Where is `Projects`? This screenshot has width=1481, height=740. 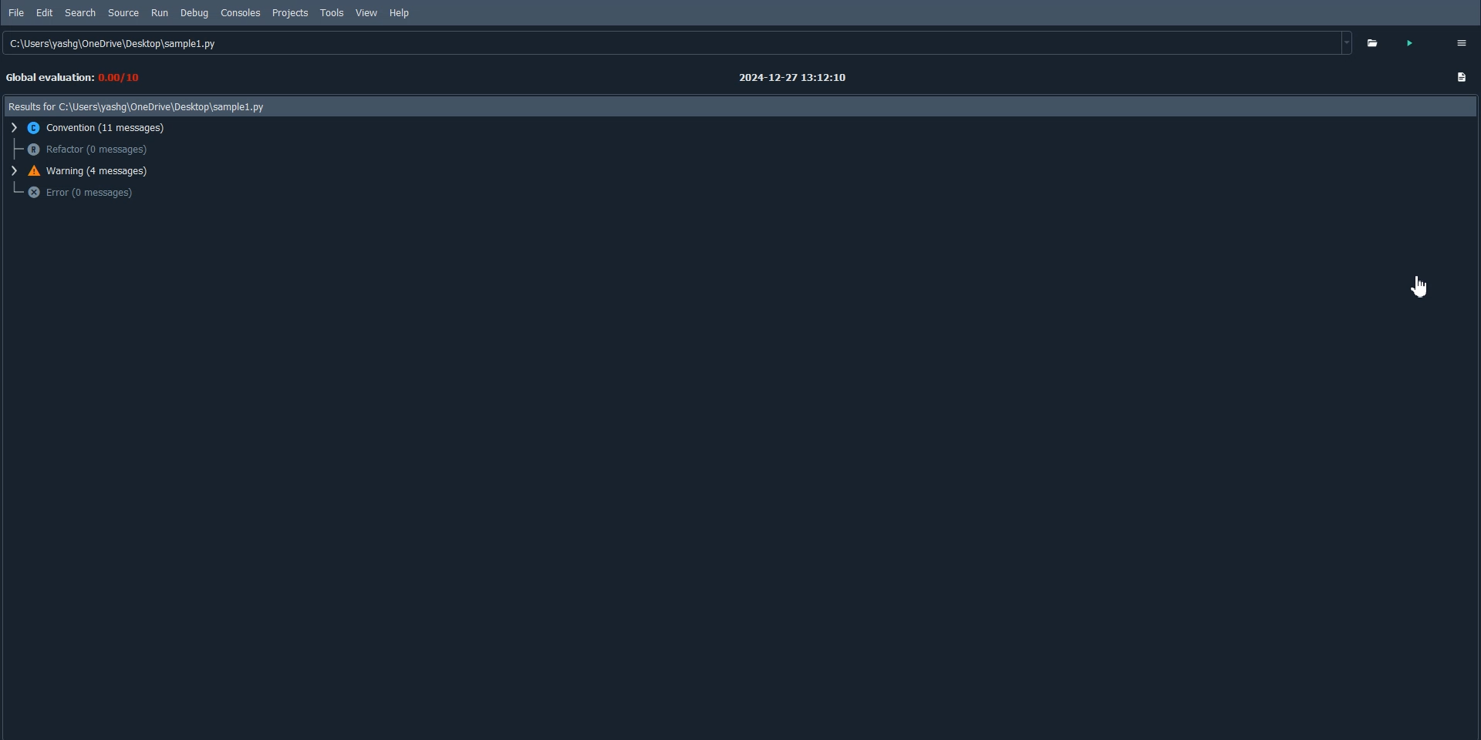 Projects is located at coordinates (290, 13).